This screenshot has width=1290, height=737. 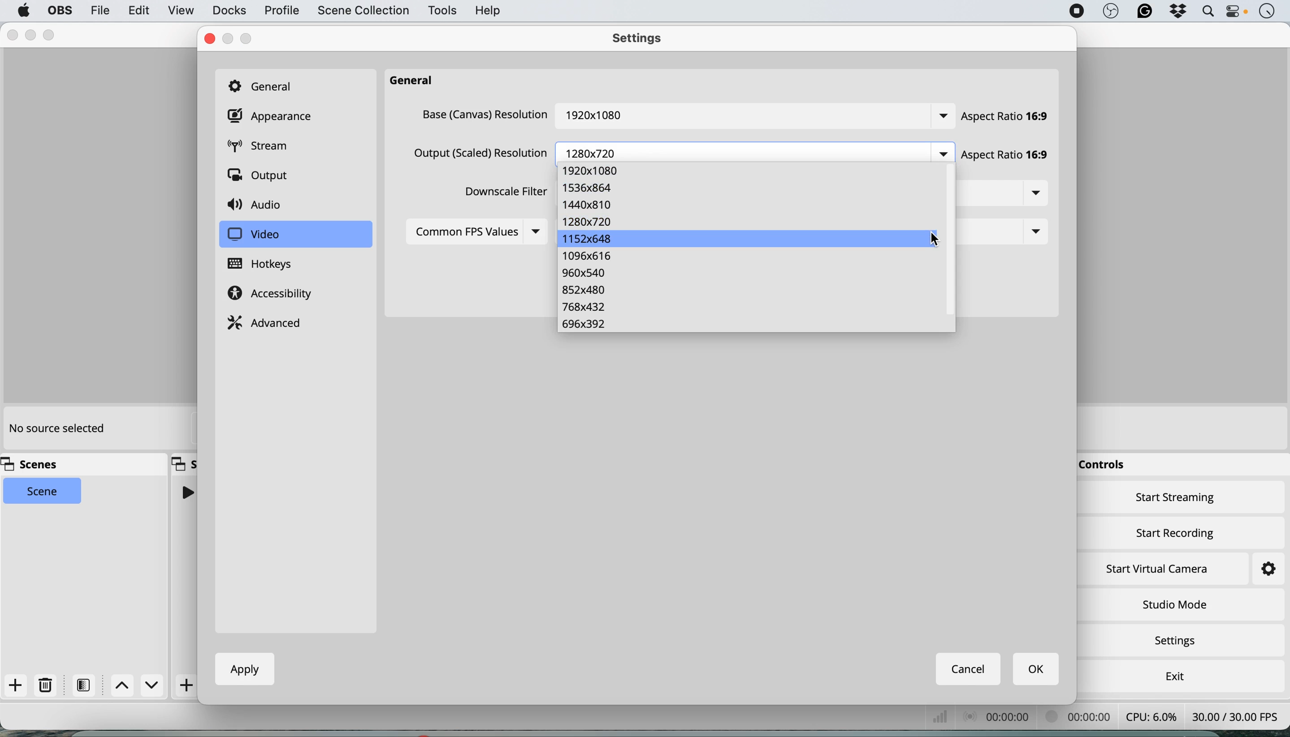 What do you see at coordinates (12, 35) in the screenshot?
I see `close` at bounding box center [12, 35].